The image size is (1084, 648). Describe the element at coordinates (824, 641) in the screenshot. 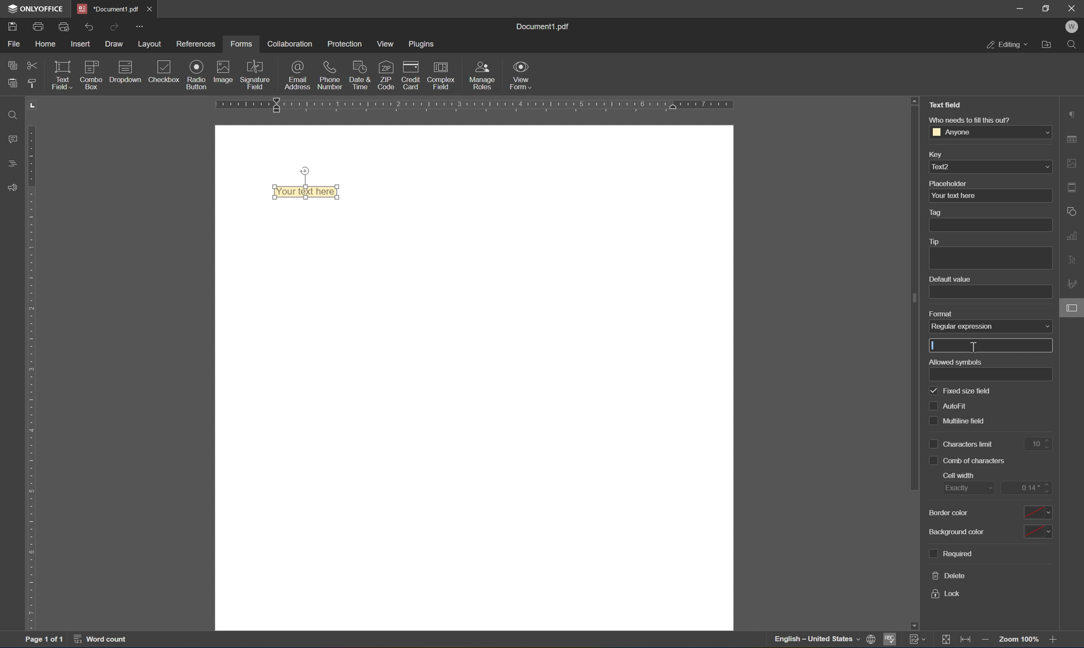

I see `set document language` at that location.